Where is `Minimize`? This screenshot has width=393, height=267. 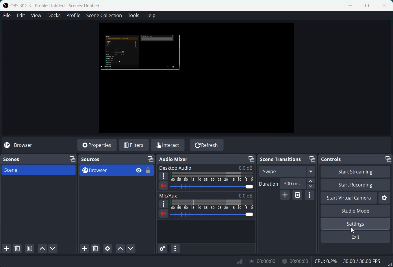 Minimize is located at coordinates (389, 159).